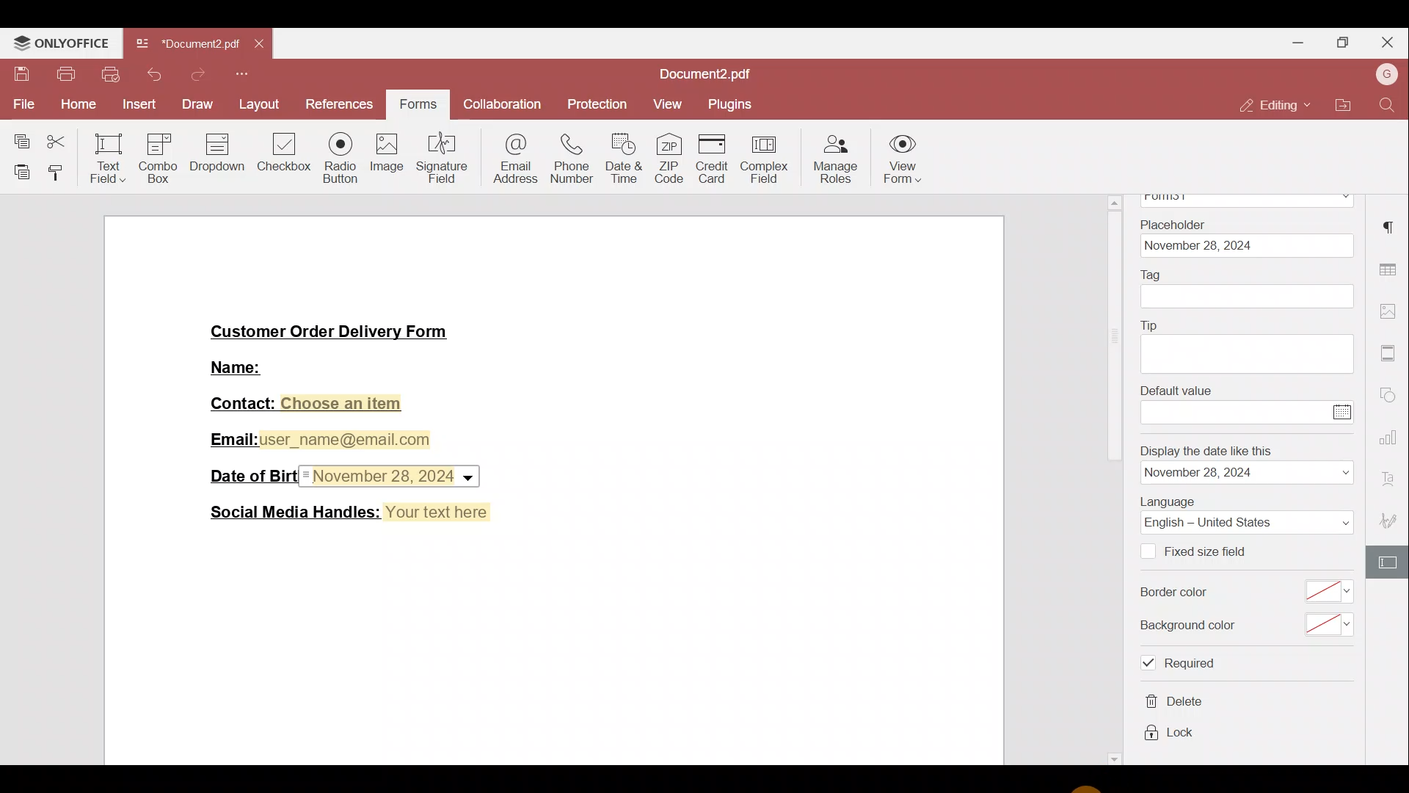 This screenshot has width=1409, height=793. Describe the element at coordinates (1270, 105) in the screenshot. I see `Editing mode` at that location.